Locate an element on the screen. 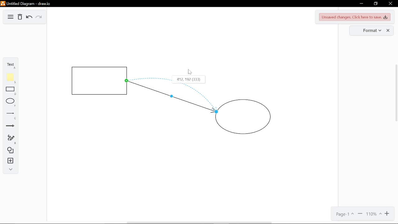  Diagram is located at coordinates (10, 17).